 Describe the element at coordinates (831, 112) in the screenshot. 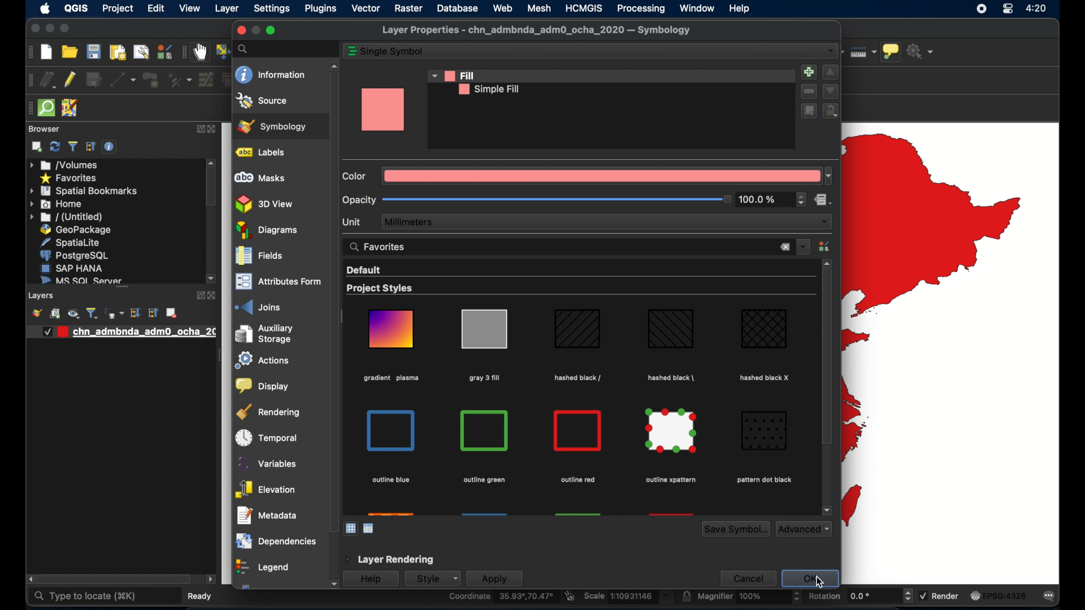

I see `lock symbol layers color` at that location.